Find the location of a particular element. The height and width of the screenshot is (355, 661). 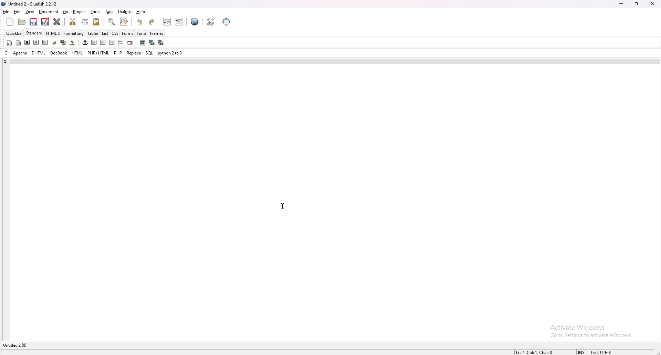

right justify is located at coordinates (112, 43).